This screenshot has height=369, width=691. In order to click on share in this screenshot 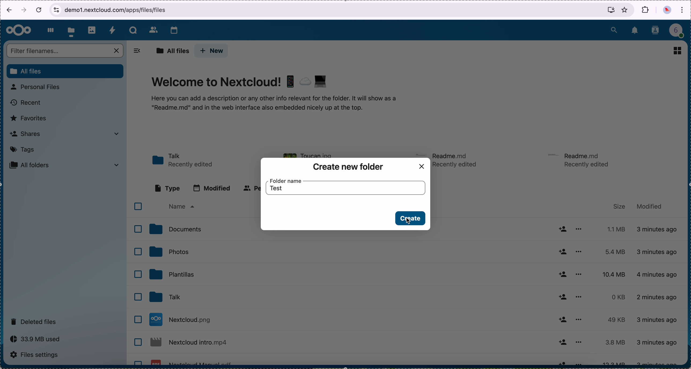, I will do `click(562, 319)`.